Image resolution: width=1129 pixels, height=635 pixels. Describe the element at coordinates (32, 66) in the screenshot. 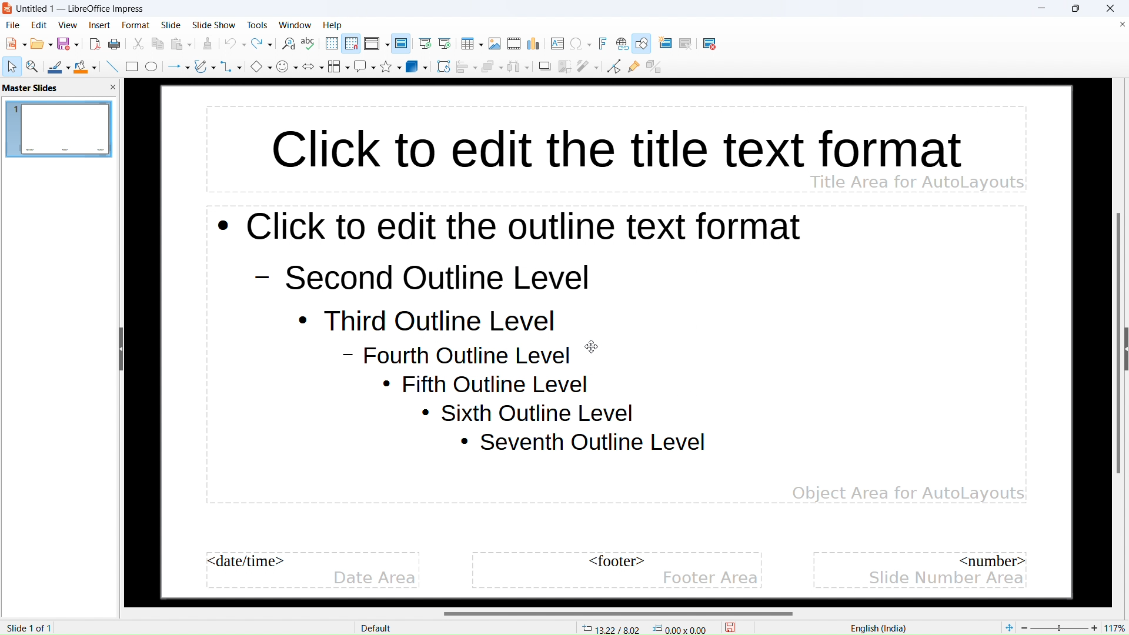

I see `zoom and pan` at that location.